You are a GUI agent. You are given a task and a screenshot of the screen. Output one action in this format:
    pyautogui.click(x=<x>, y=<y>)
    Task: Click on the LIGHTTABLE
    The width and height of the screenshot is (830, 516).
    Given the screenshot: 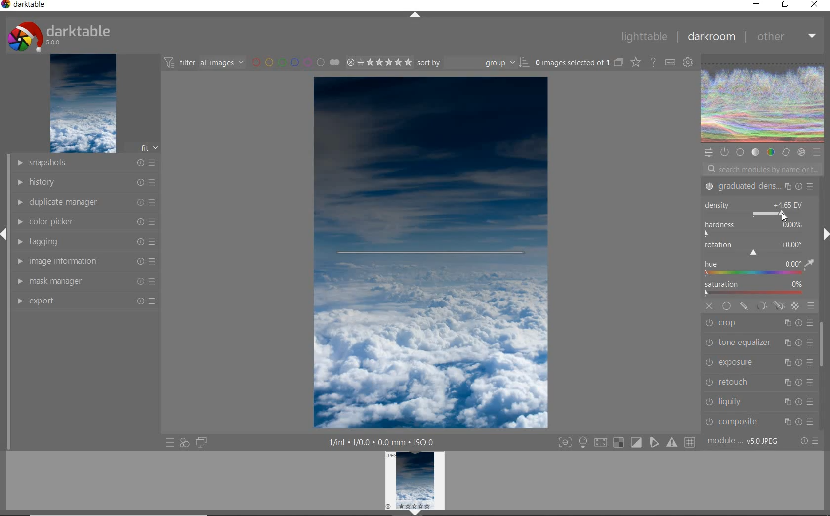 What is the action you would take?
    pyautogui.click(x=643, y=36)
    